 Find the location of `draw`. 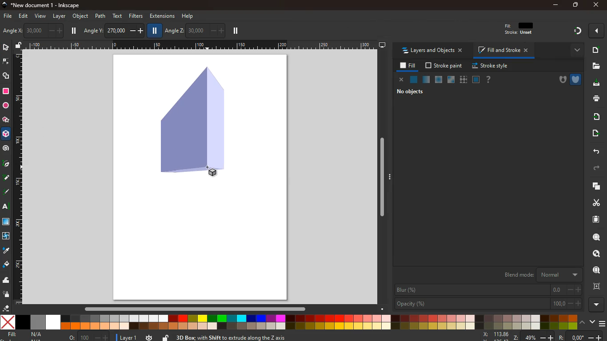

draw is located at coordinates (6, 179).